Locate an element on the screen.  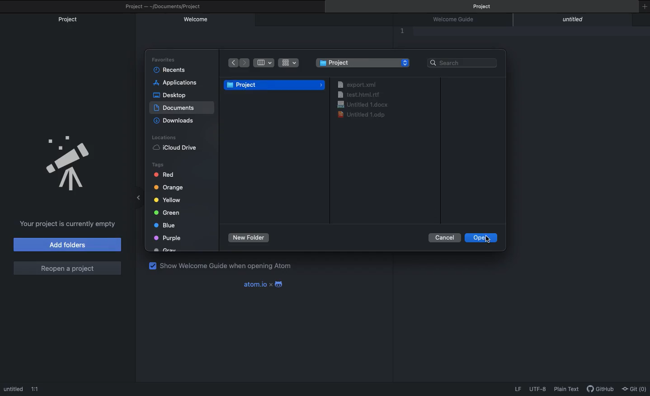
test.html.rtf is located at coordinates (361, 95).